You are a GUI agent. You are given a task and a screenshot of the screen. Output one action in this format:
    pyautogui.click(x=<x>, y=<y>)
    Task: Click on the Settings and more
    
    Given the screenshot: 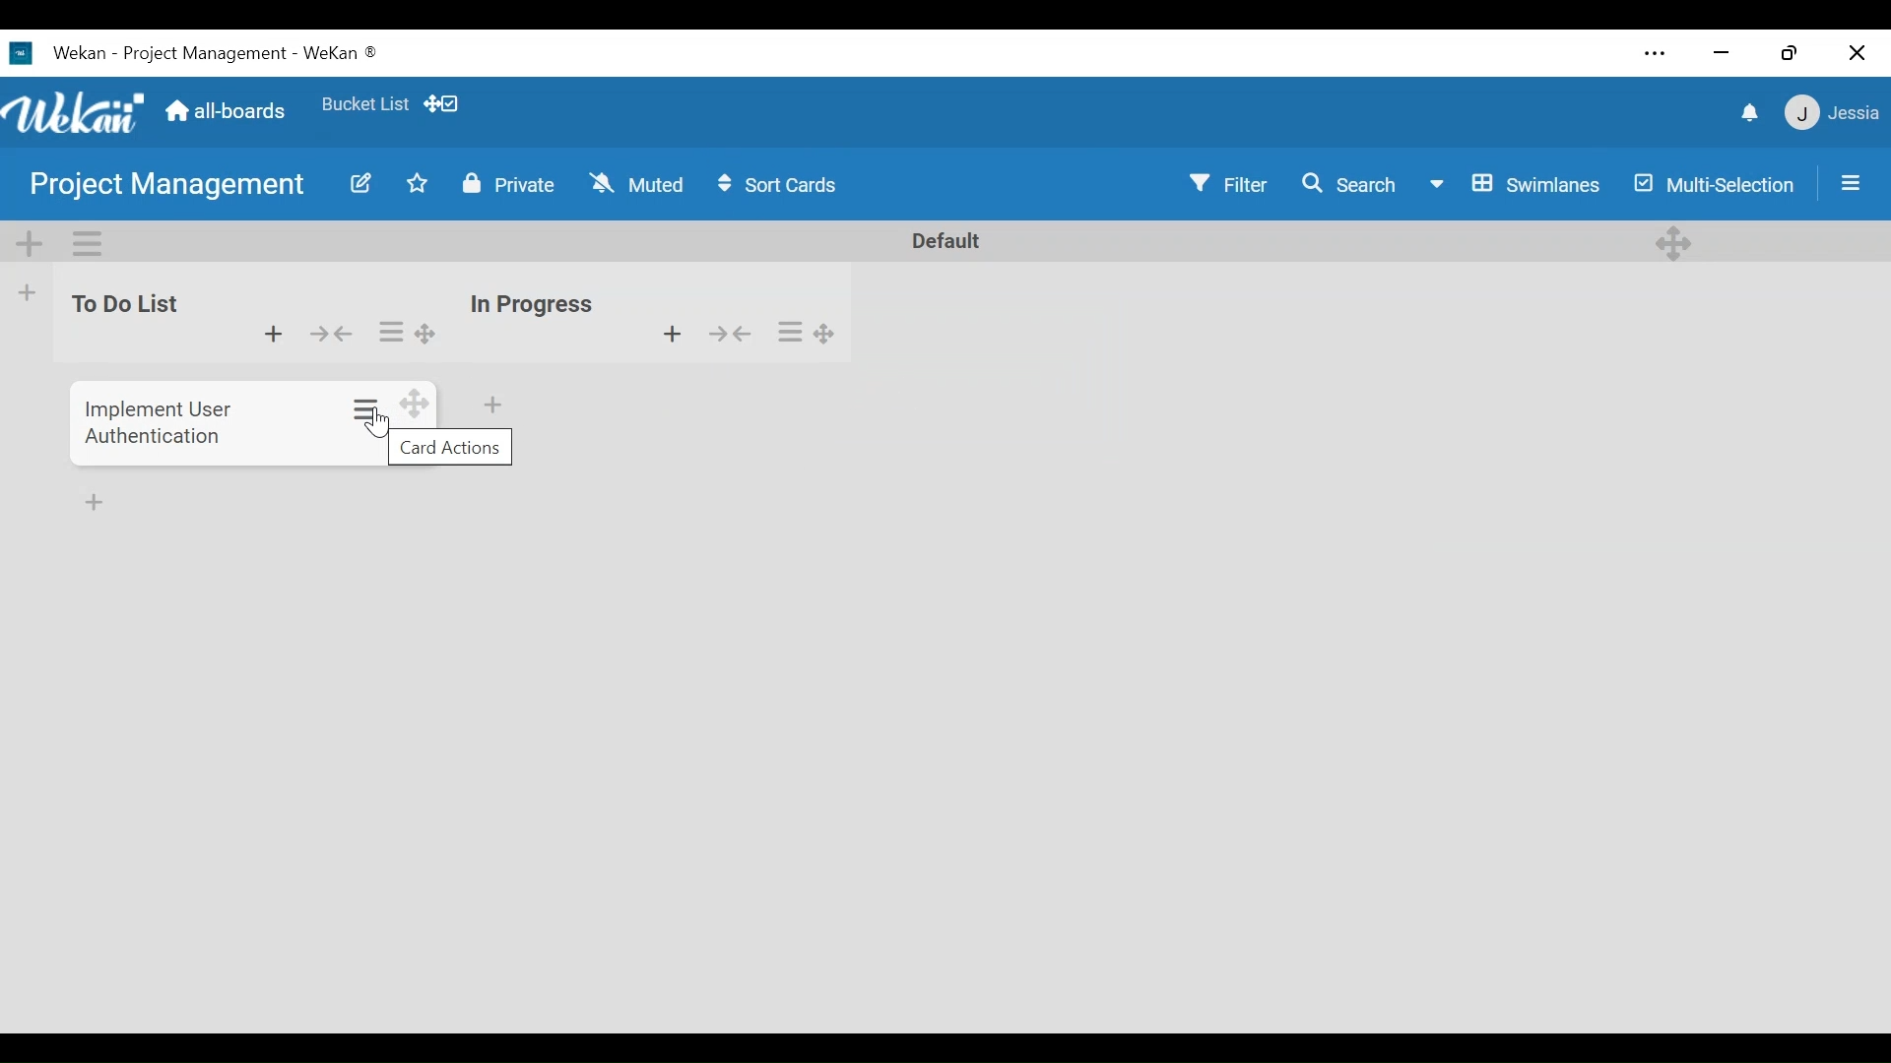 What is the action you would take?
    pyautogui.click(x=1658, y=52)
    